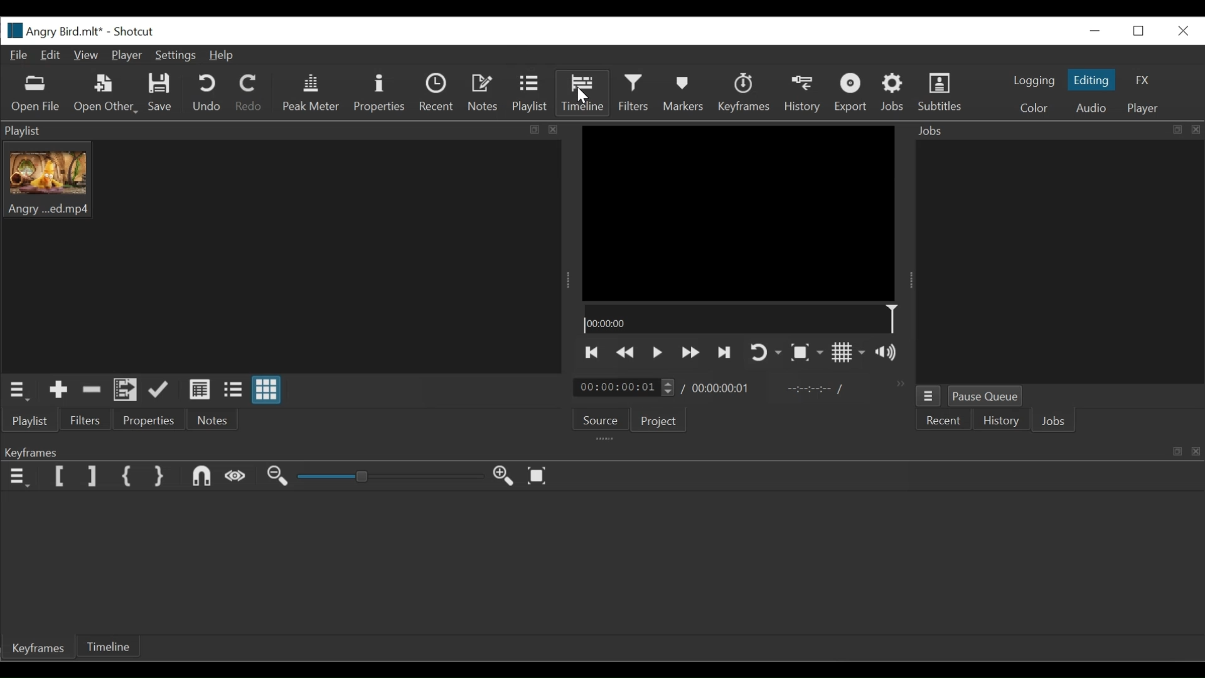 The width and height of the screenshot is (1205, 678). What do you see at coordinates (127, 477) in the screenshot?
I see `Set First Simple Keyframe` at bounding box center [127, 477].